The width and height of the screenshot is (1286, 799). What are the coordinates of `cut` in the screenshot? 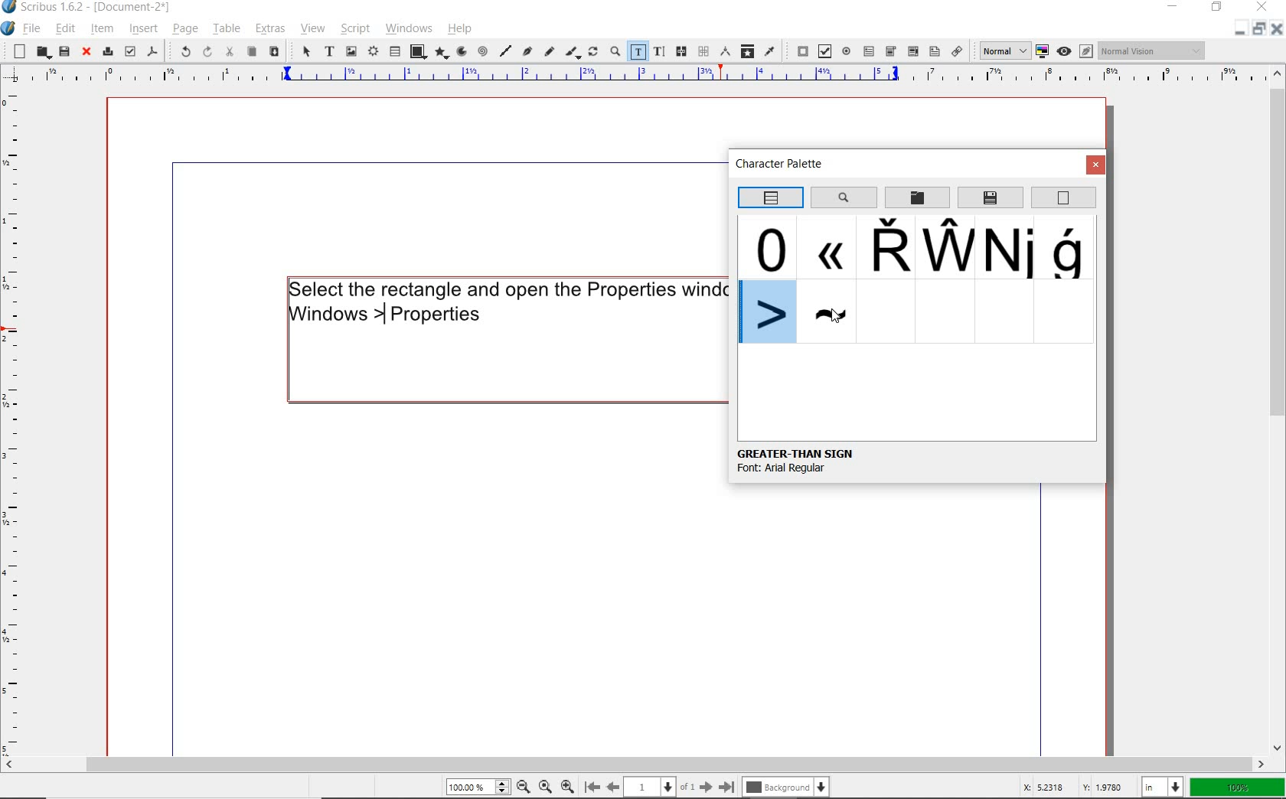 It's located at (230, 51).